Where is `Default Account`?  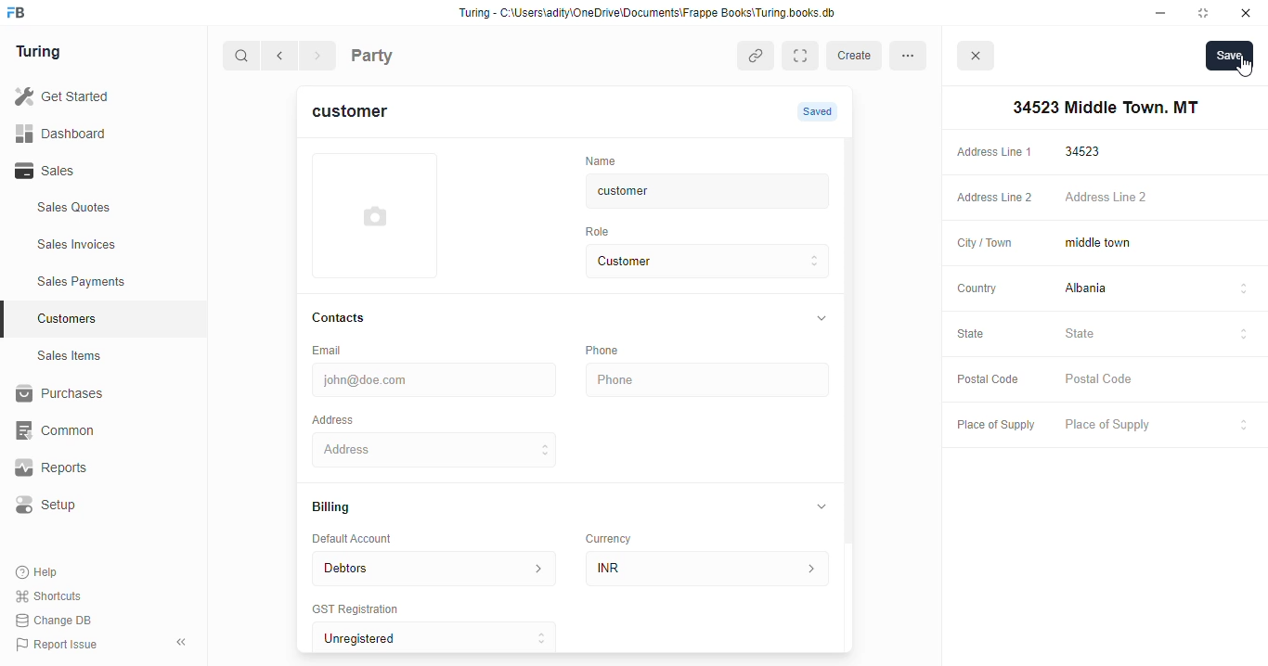 Default Account is located at coordinates (367, 538).